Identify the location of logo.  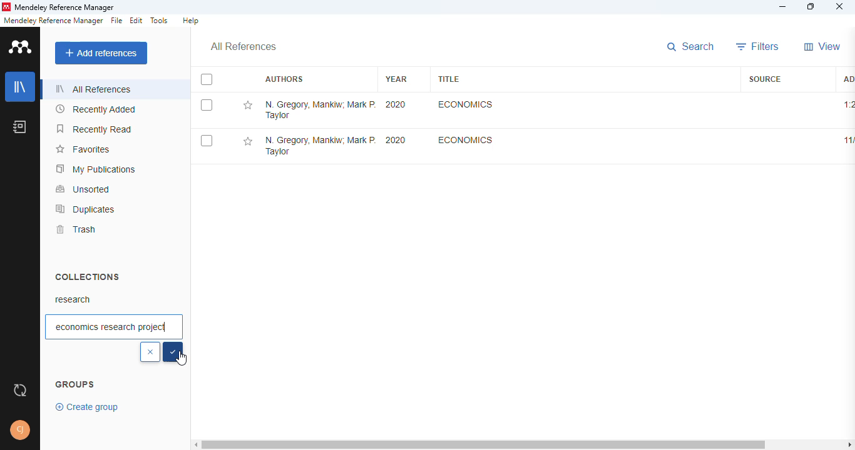
(21, 46).